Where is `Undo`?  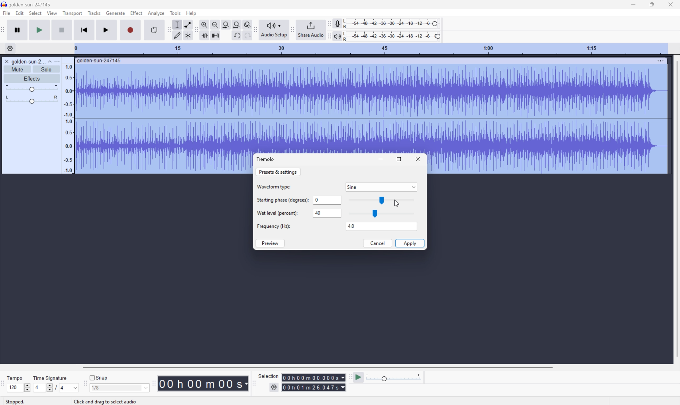 Undo is located at coordinates (237, 35).